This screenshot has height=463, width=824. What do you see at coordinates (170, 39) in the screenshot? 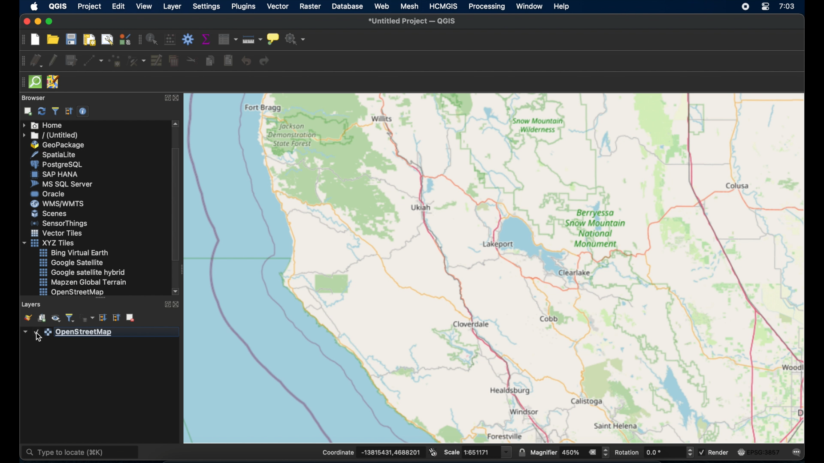
I see `open field calculator` at bounding box center [170, 39].